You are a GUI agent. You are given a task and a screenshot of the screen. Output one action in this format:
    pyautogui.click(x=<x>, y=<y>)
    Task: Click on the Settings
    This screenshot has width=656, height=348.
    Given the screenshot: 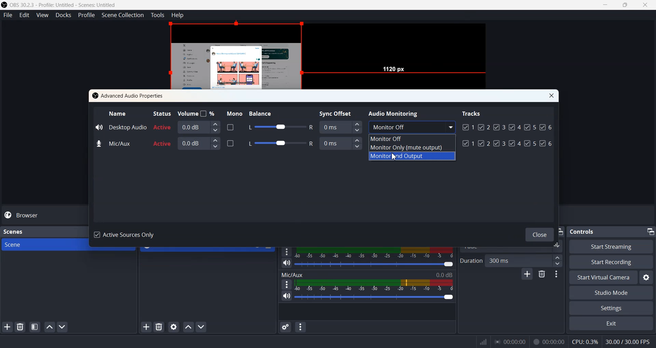 What is the action you would take?
    pyautogui.click(x=646, y=277)
    